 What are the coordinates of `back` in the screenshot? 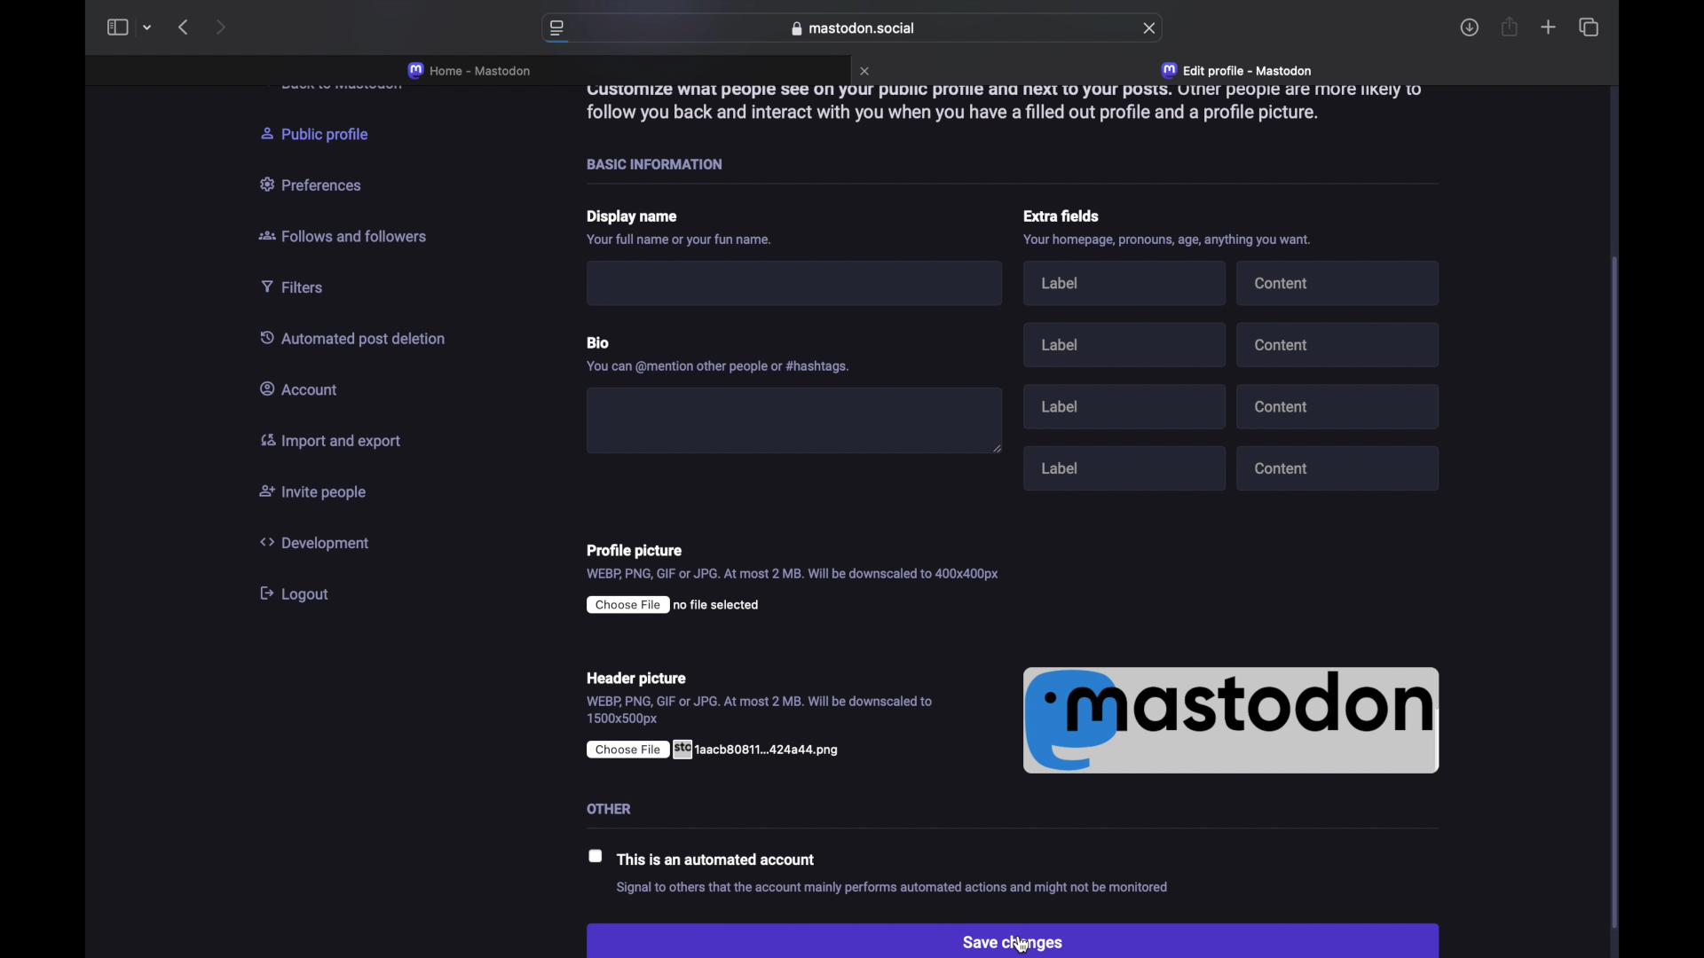 It's located at (183, 27).